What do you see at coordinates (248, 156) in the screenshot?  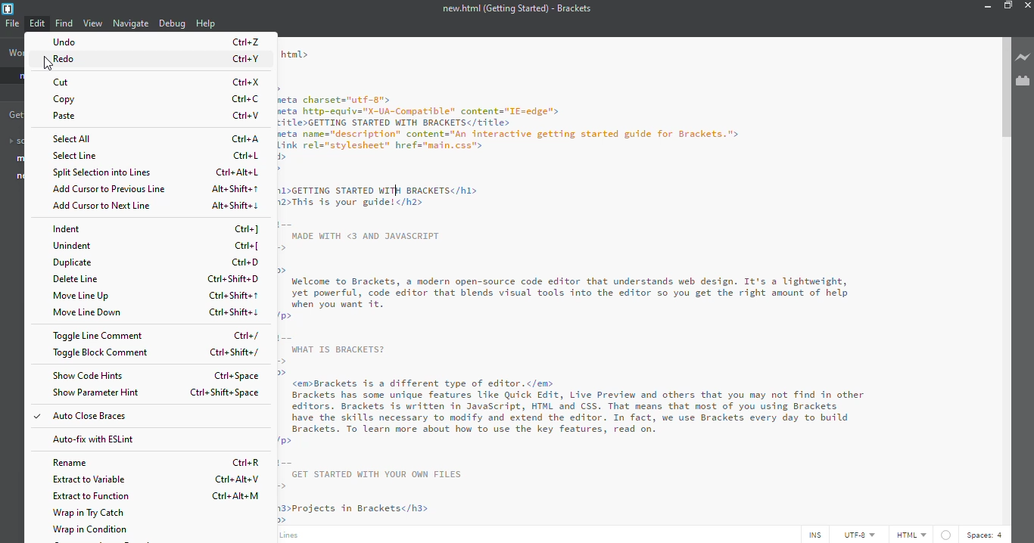 I see `ctrl+l` at bounding box center [248, 156].